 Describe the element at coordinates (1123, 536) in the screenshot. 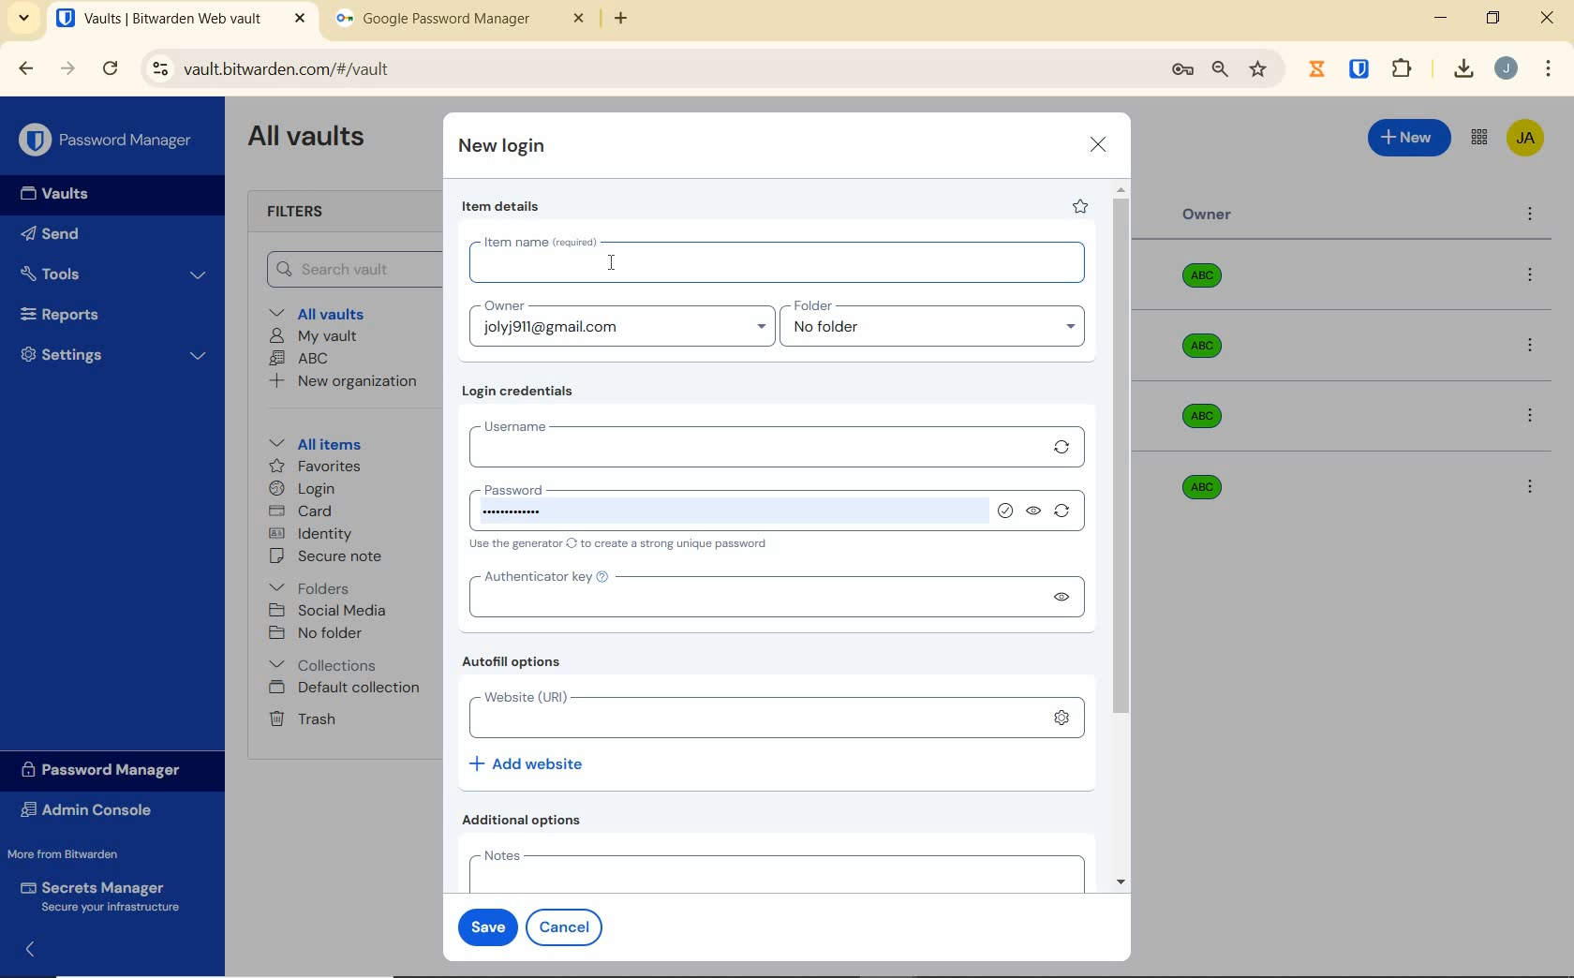

I see `scrollbar` at that location.